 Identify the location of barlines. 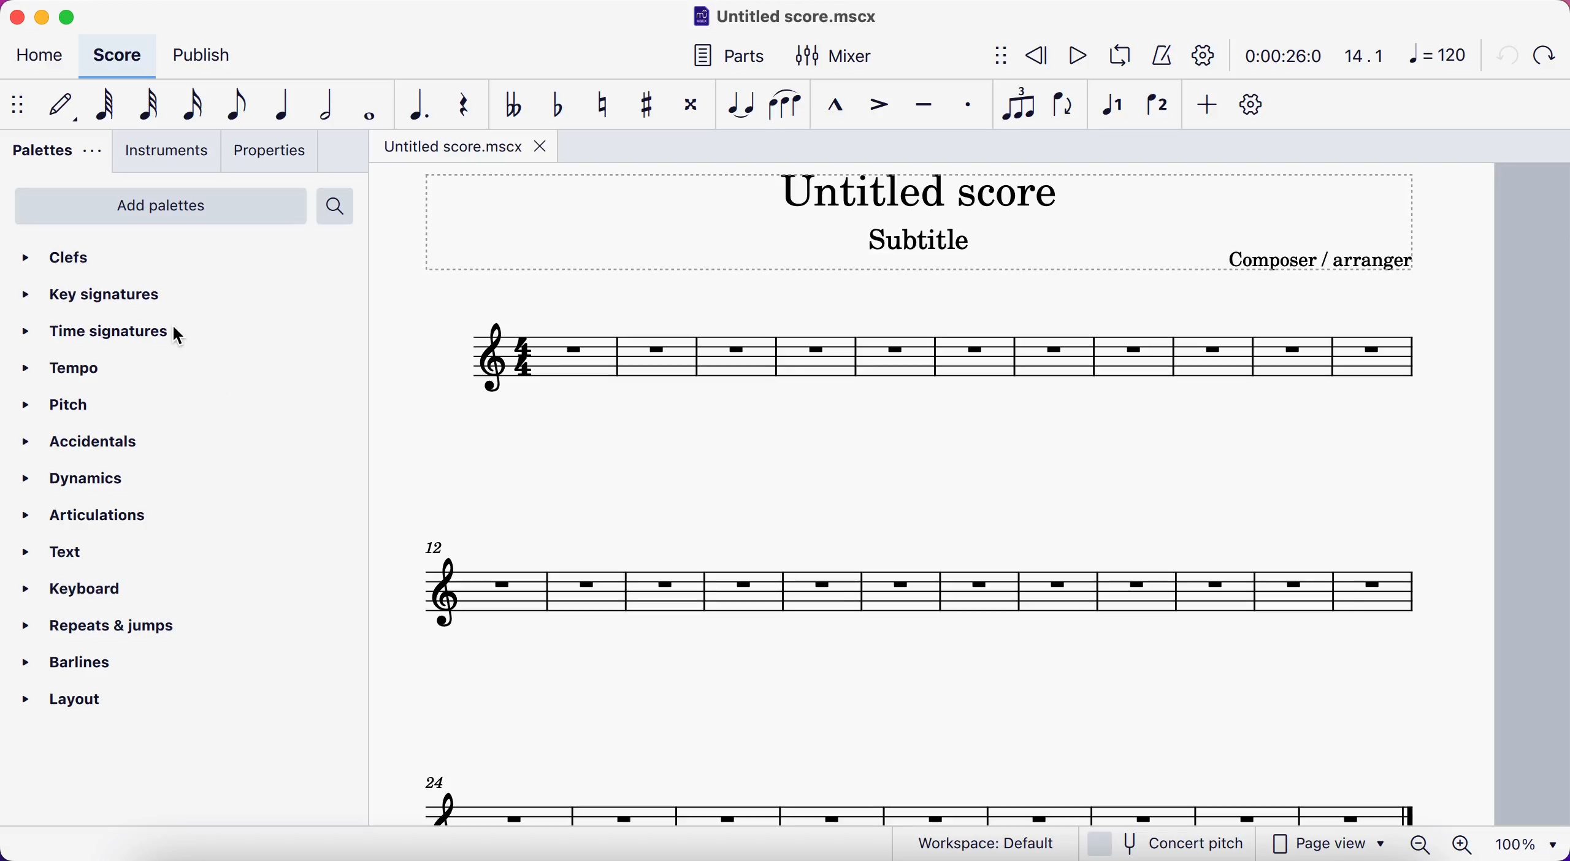
(75, 665).